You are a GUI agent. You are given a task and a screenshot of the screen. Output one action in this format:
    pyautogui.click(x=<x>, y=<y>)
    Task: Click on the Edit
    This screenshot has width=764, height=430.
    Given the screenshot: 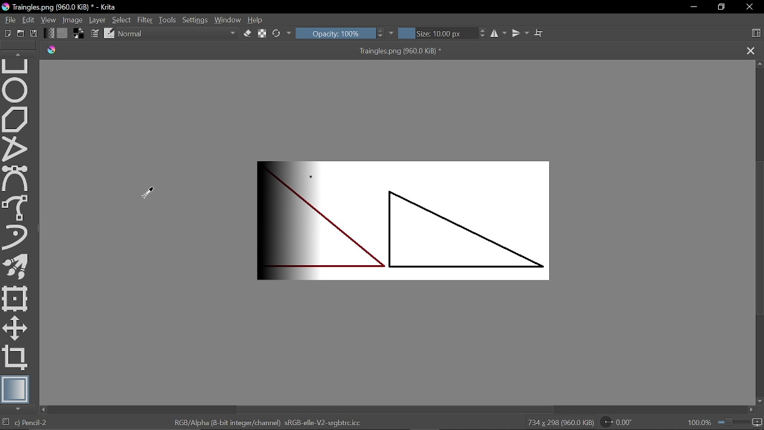 What is the action you would take?
    pyautogui.click(x=28, y=19)
    